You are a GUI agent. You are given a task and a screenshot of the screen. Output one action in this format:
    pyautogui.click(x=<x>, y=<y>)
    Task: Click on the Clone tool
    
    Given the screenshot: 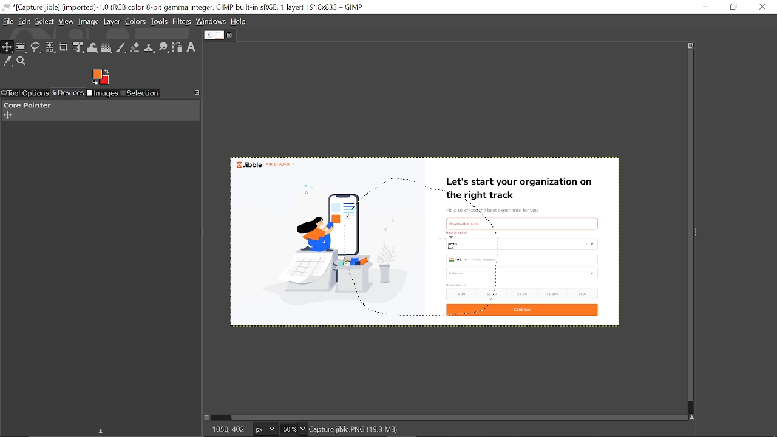 What is the action you would take?
    pyautogui.click(x=150, y=49)
    